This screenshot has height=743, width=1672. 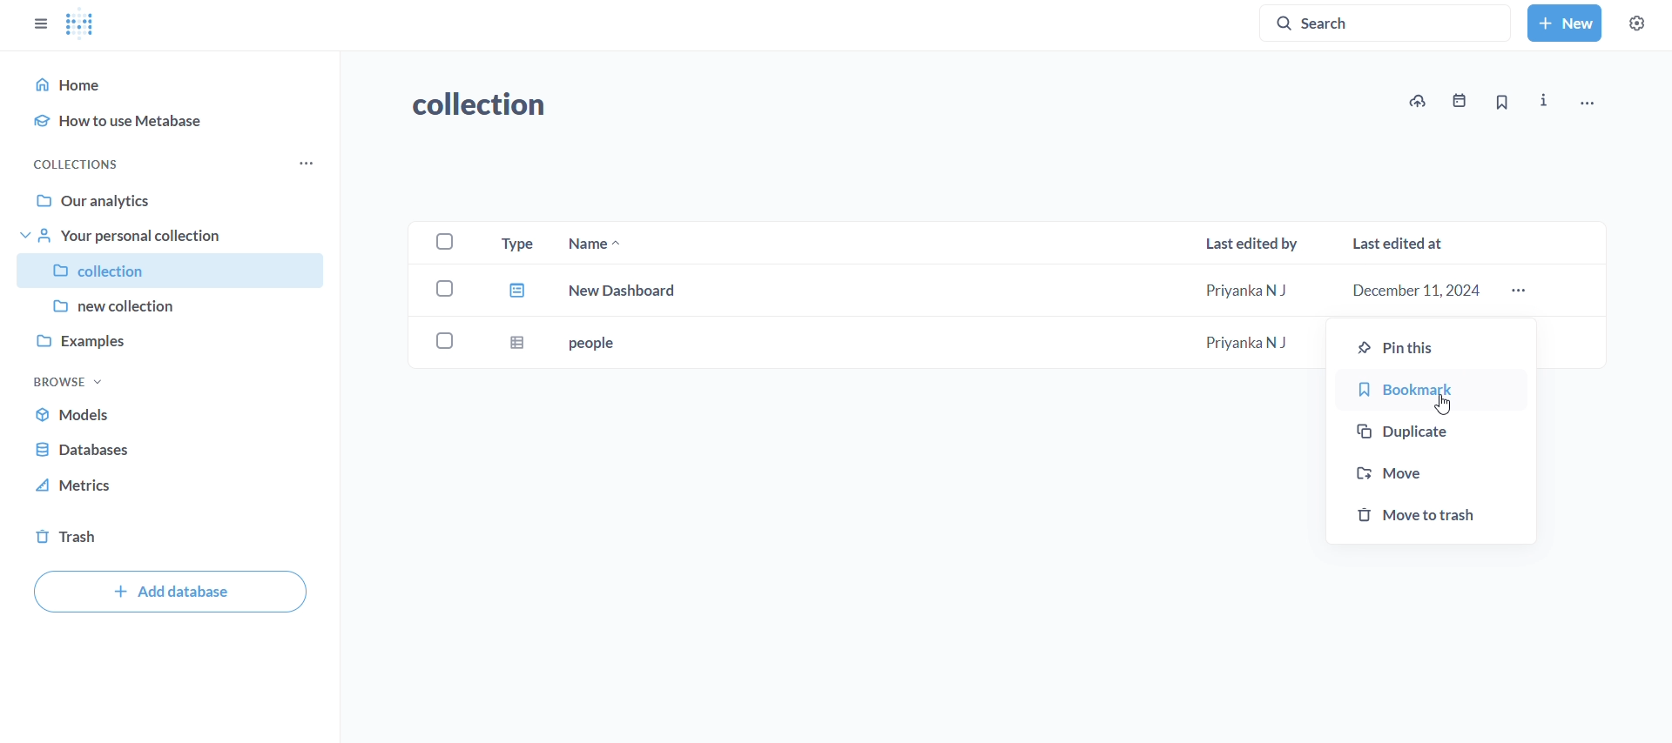 I want to click on bookmark, so click(x=1501, y=103).